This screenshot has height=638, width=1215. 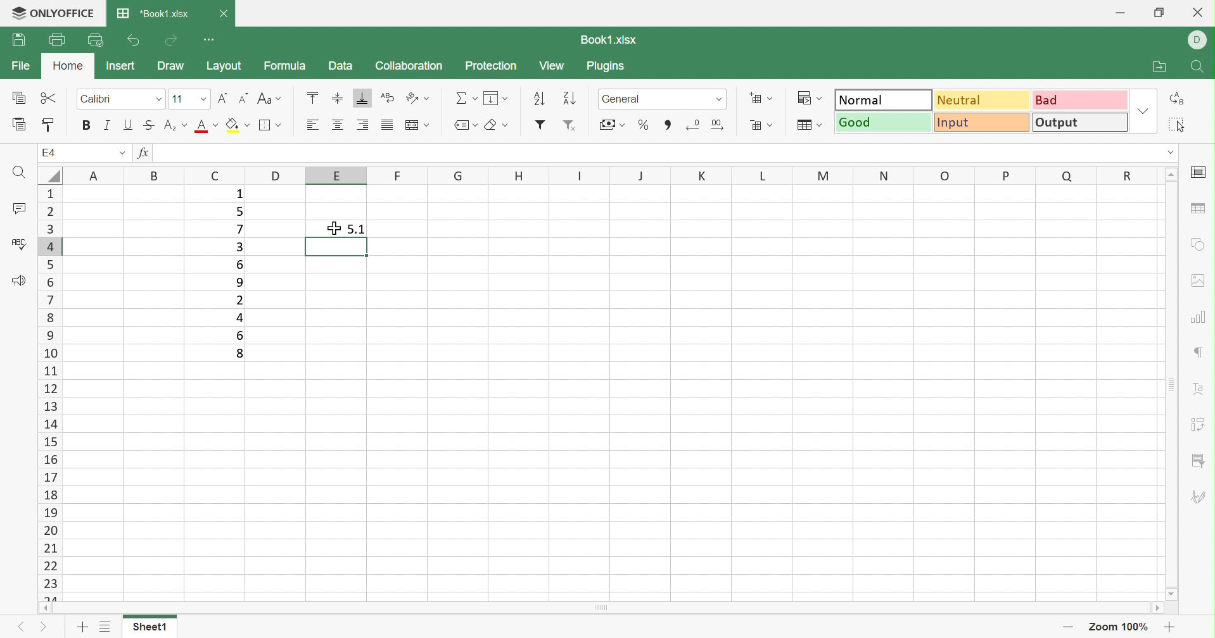 I want to click on Percent style, so click(x=644, y=125).